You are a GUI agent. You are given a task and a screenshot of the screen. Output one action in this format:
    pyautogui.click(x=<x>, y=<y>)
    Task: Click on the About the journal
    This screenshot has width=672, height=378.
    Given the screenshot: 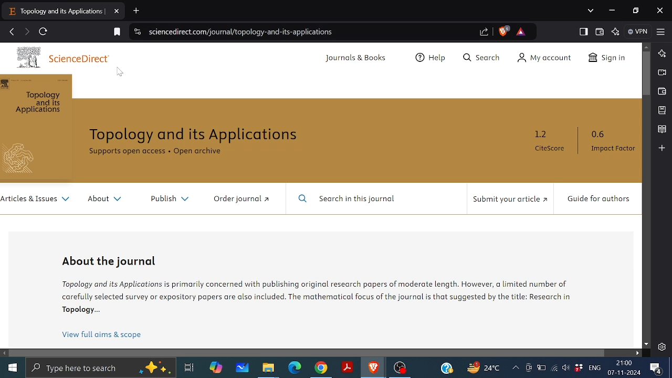 What is the action you would take?
    pyautogui.click(x=109, y=262)
    